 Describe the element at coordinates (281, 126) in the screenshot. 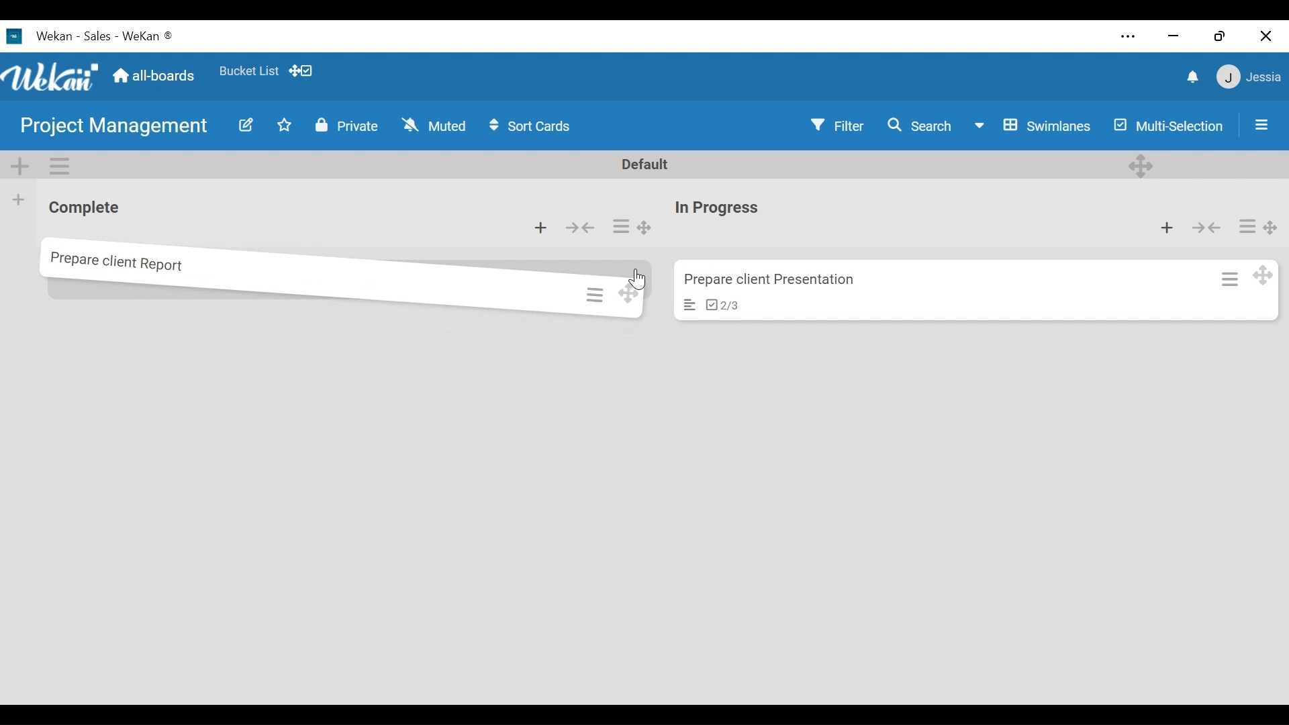

I see `Toggle Favorite` at that location.